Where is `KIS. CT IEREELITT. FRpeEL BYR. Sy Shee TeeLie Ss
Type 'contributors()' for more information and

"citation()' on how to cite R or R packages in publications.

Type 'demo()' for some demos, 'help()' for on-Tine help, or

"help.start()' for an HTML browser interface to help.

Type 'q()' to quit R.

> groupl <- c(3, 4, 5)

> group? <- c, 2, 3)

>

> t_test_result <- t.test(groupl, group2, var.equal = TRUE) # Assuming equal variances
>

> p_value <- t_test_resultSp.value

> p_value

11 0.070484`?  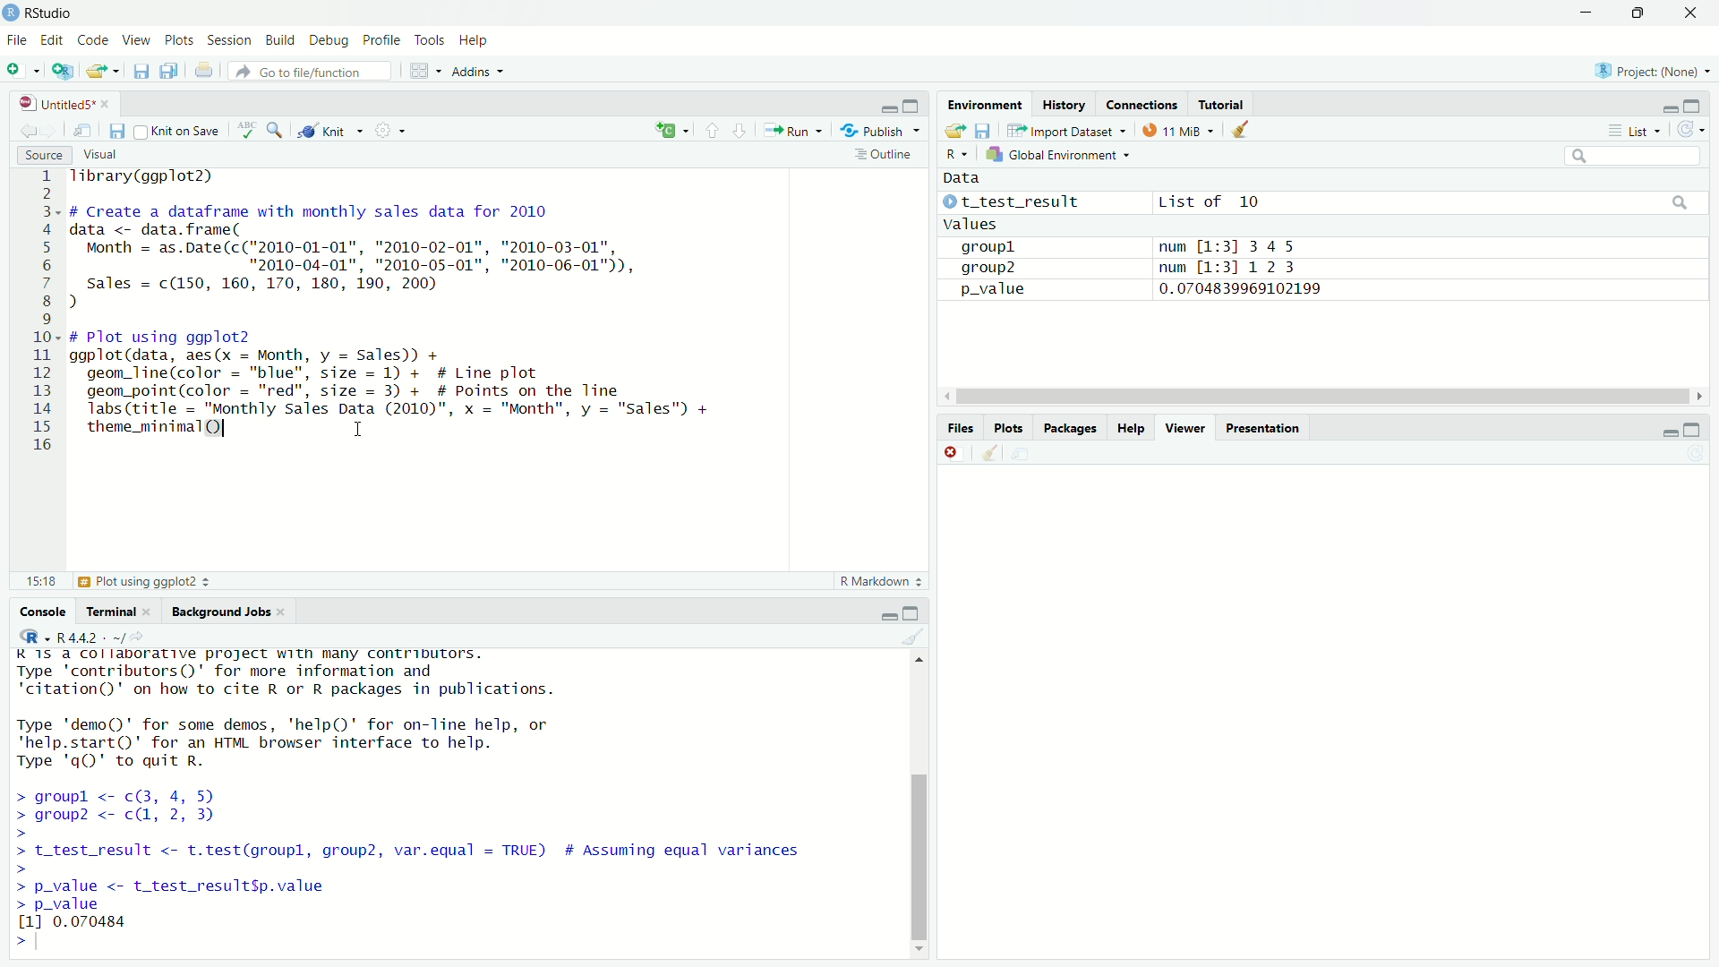 KIS. CT IEREELITT. FRpeEL BYR. Sy Shee TeeLie Ss
Type 'contributors()' for more information and

"citation()' on how to cite R or R packages in publications.

Type 'demo()' for some demos, 'help()' for on-Tine help, or

"help.start()' for an HTML browser interface to help.

Type 'q()' to quit R.

> groupl <- c(3, 4, 5)

> group? <- c, 2, 3)

>

> t_test_result <- t.test(groupl, group2, var.equal = TRUE) # Assuming equal variances
>

> p_value <- t_test_resultSp.value

> p_value

11 0.070484 is located at coordinates (419, 789).